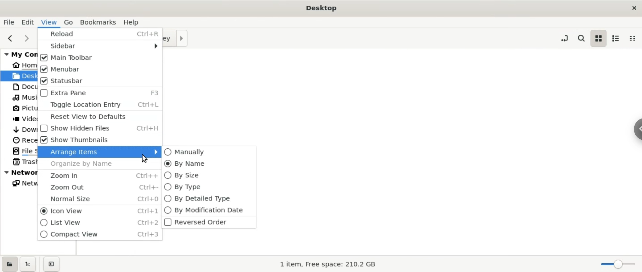 The height and width of the screenshot is (272, 642). Describe the element at coordinates (146, 158) in the screenshot. I see `cursor` at that location.